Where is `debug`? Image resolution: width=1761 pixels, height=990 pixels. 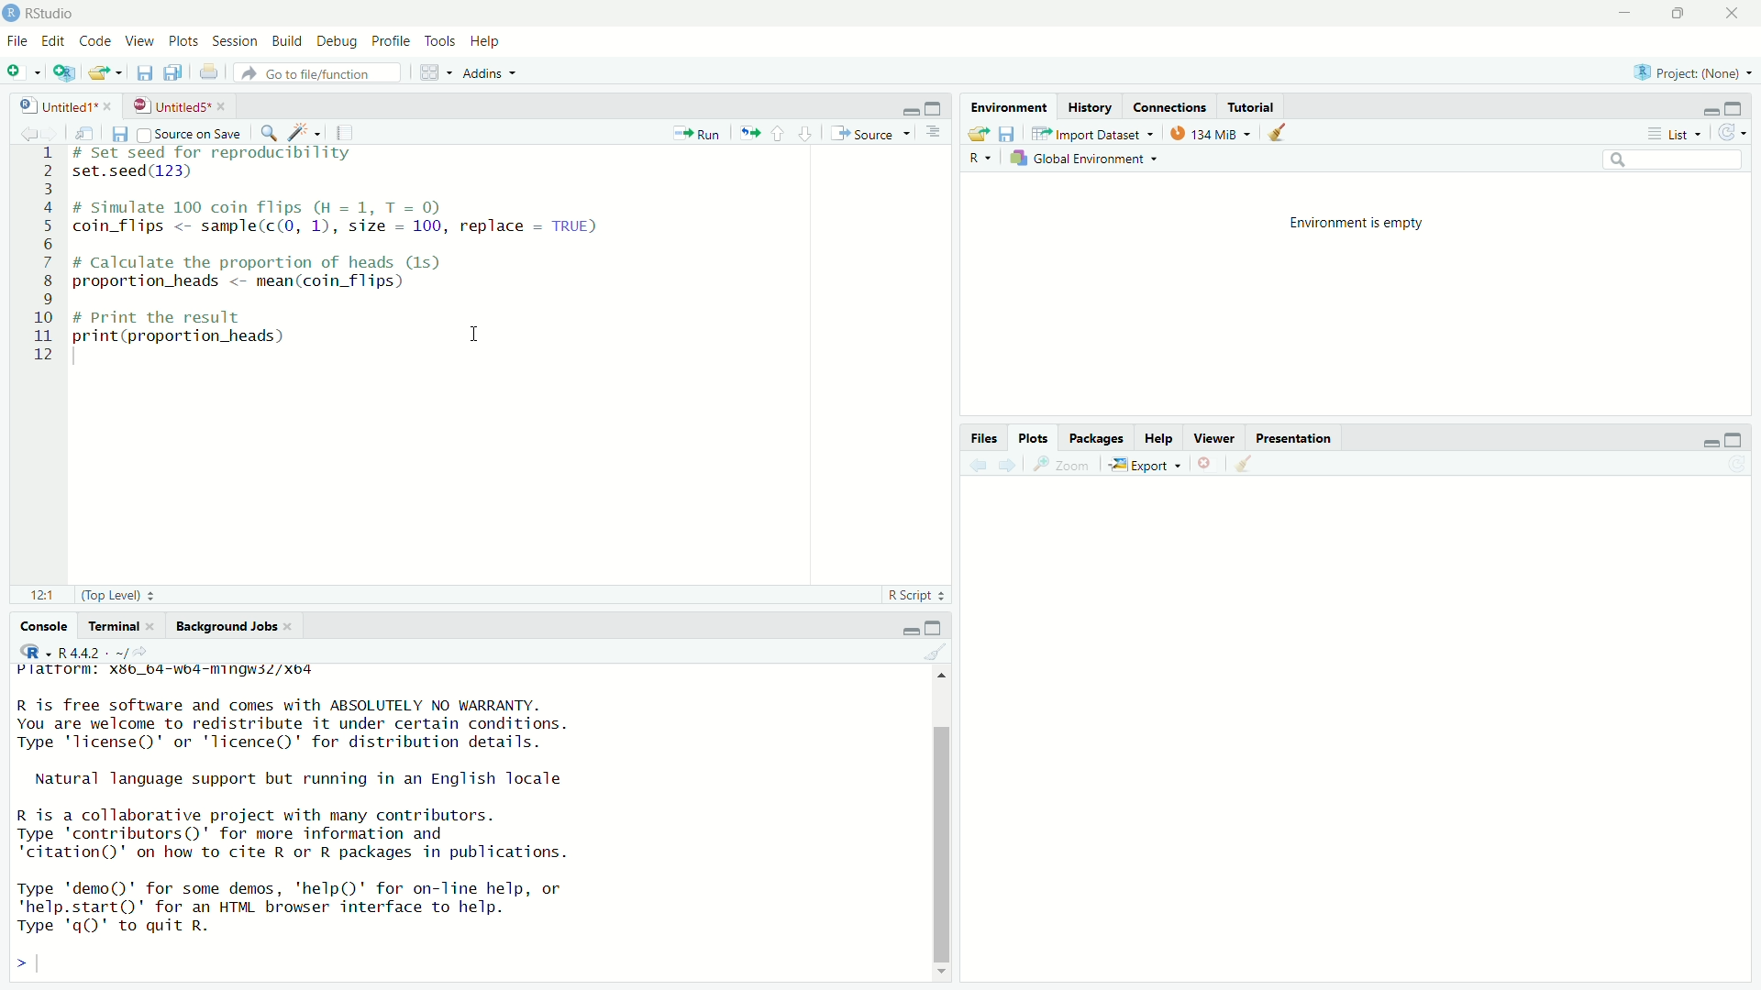
debug is located at coordinates (340, 42).